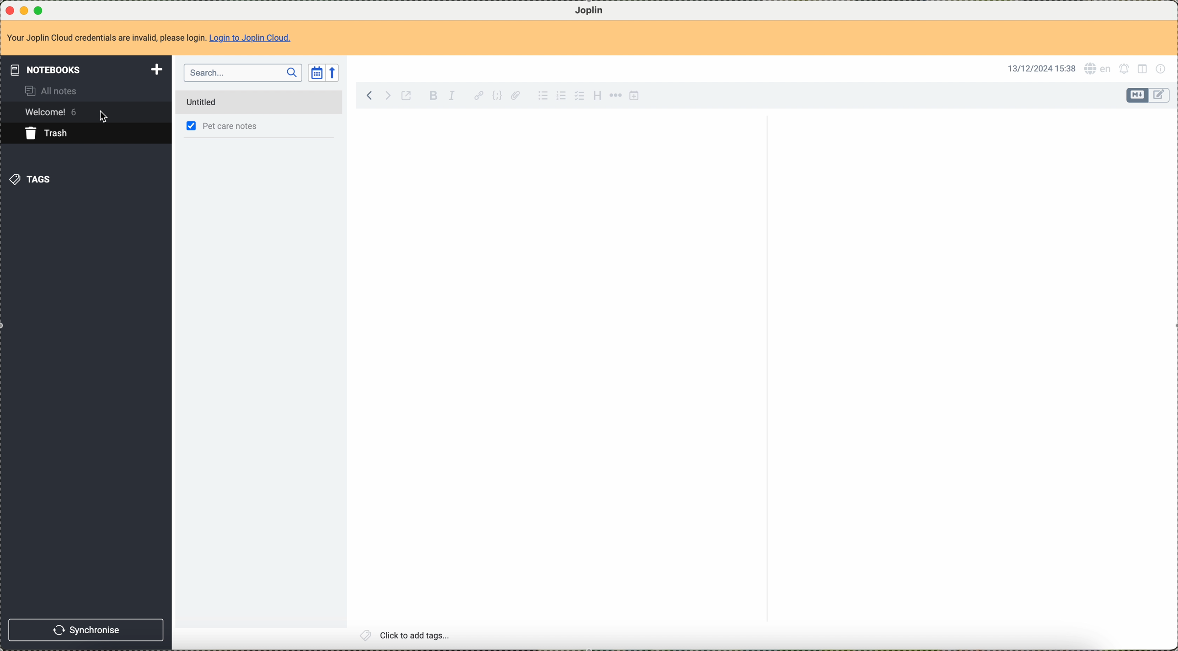  What do you see at coordinates (477, 95) in the screenshot?
I see `hyperlink` at bounding box center [477, 95].